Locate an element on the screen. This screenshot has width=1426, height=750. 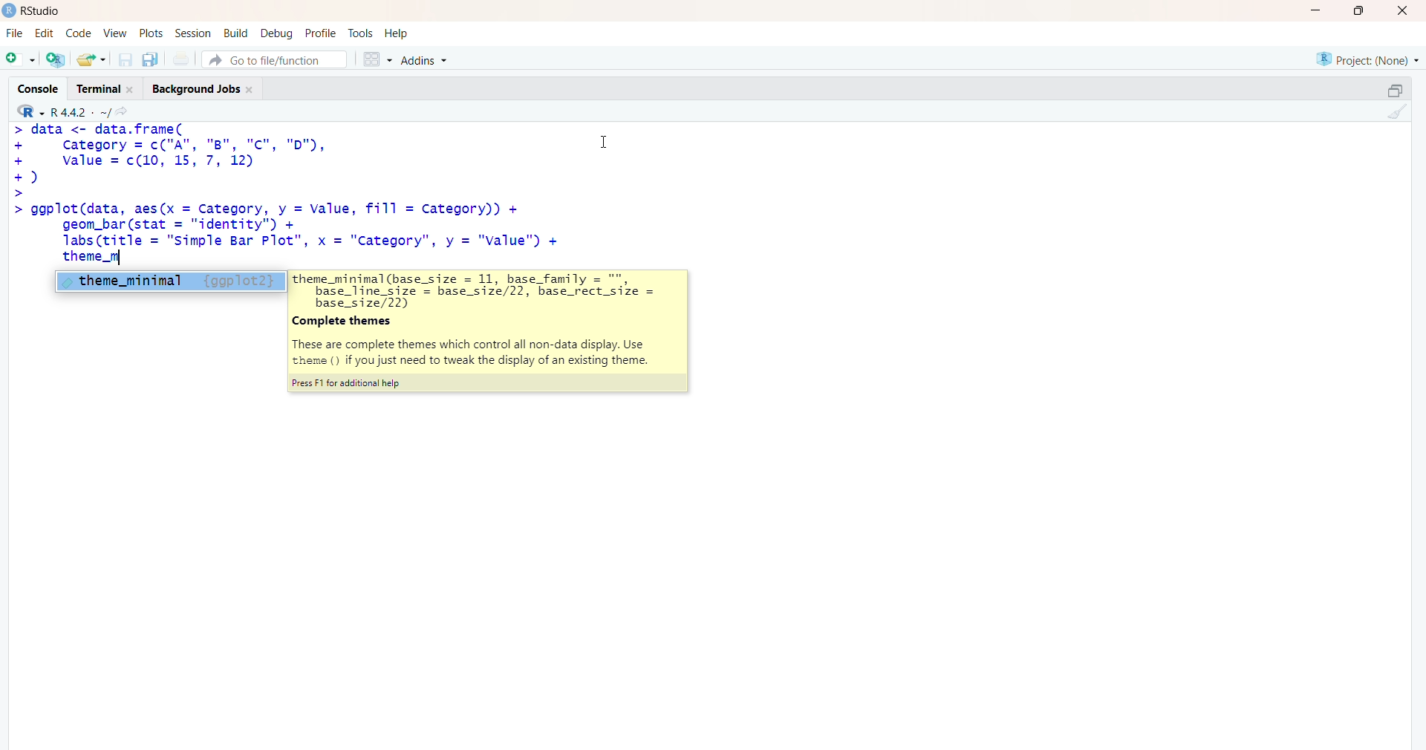
tools is located at coordinates (362, 33).